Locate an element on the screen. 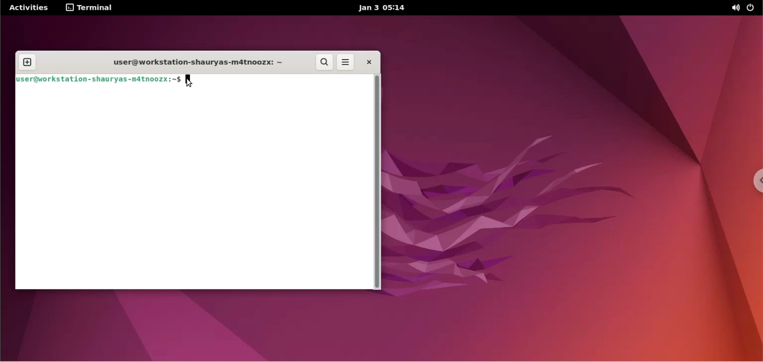  menu is located at coordinates (345, 63).